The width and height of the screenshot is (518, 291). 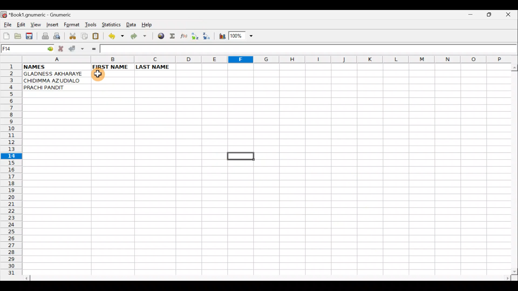 What do you see at coordinates (21, 24) in the screenshot?
I see `Edit` at bounding box center [21, 24].